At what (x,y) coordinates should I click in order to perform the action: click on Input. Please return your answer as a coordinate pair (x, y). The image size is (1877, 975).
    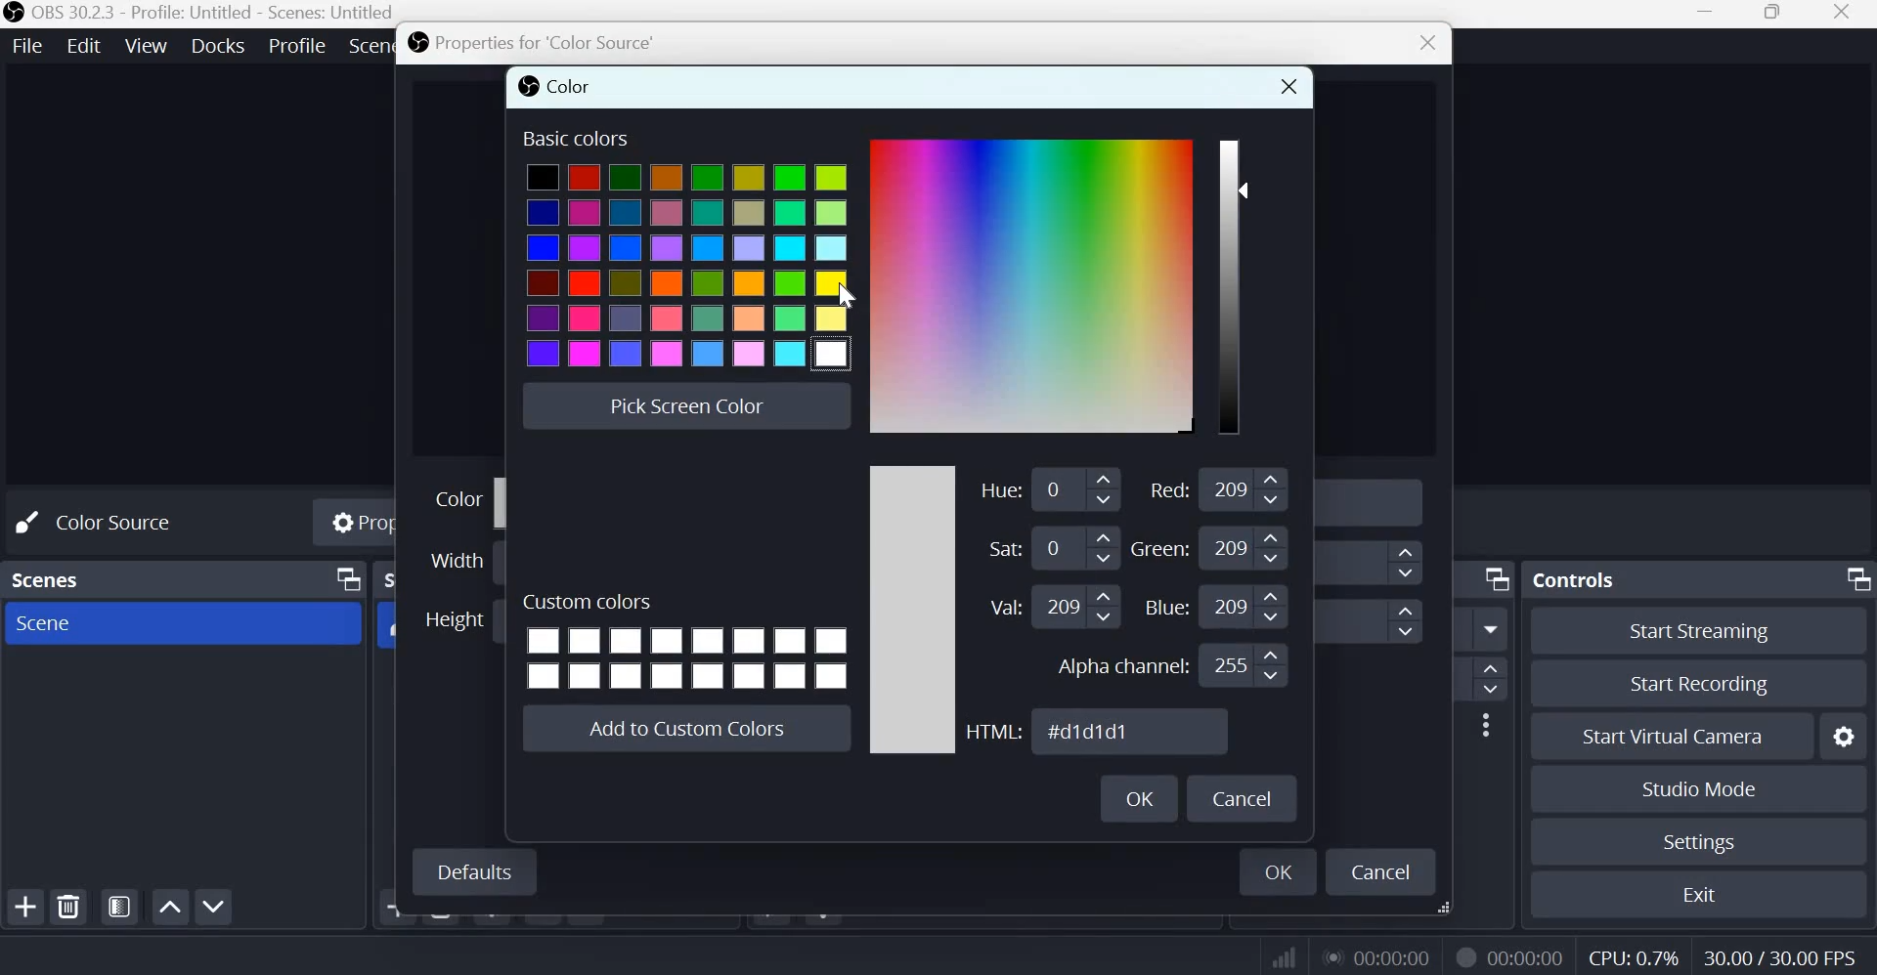
    Looking at the image, I should click on (1077, 608).